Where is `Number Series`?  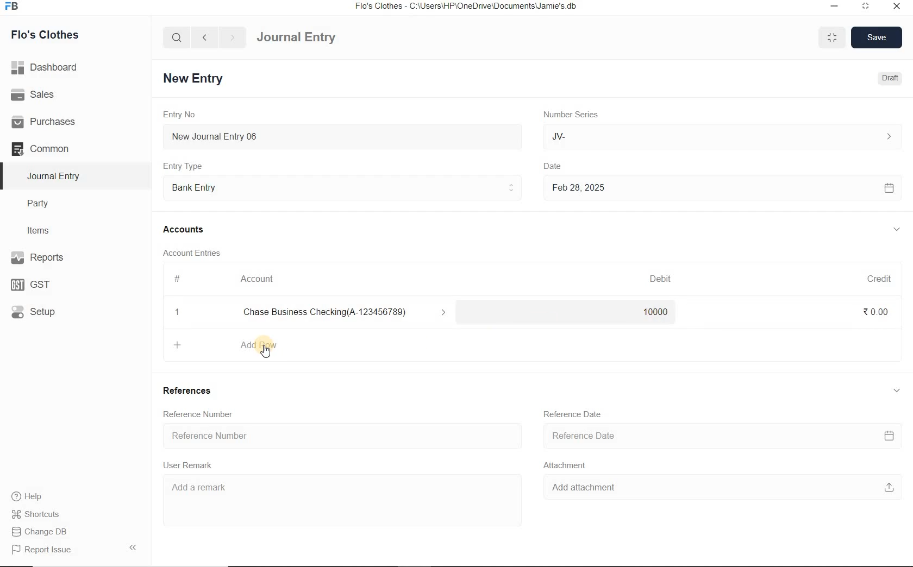 Number Series is located at coordinates (570, 115).